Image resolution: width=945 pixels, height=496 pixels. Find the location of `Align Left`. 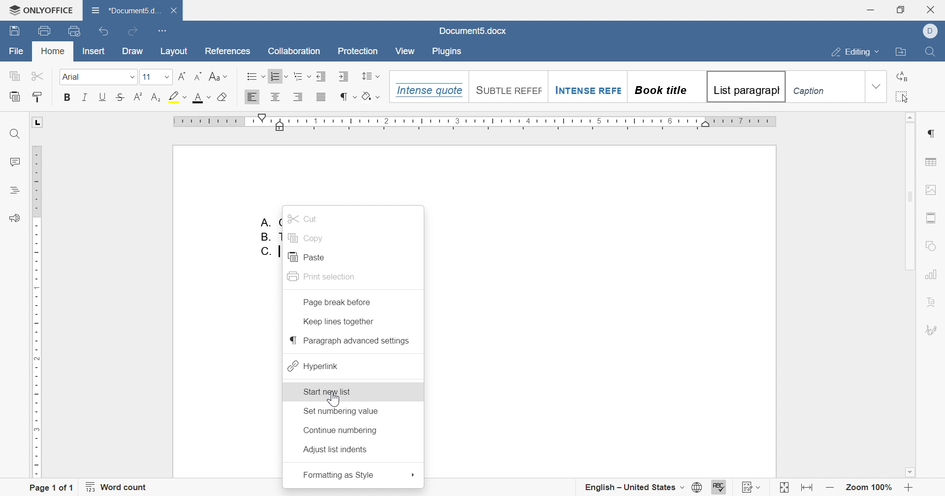

Align Left is located at coordinates (252, 97).